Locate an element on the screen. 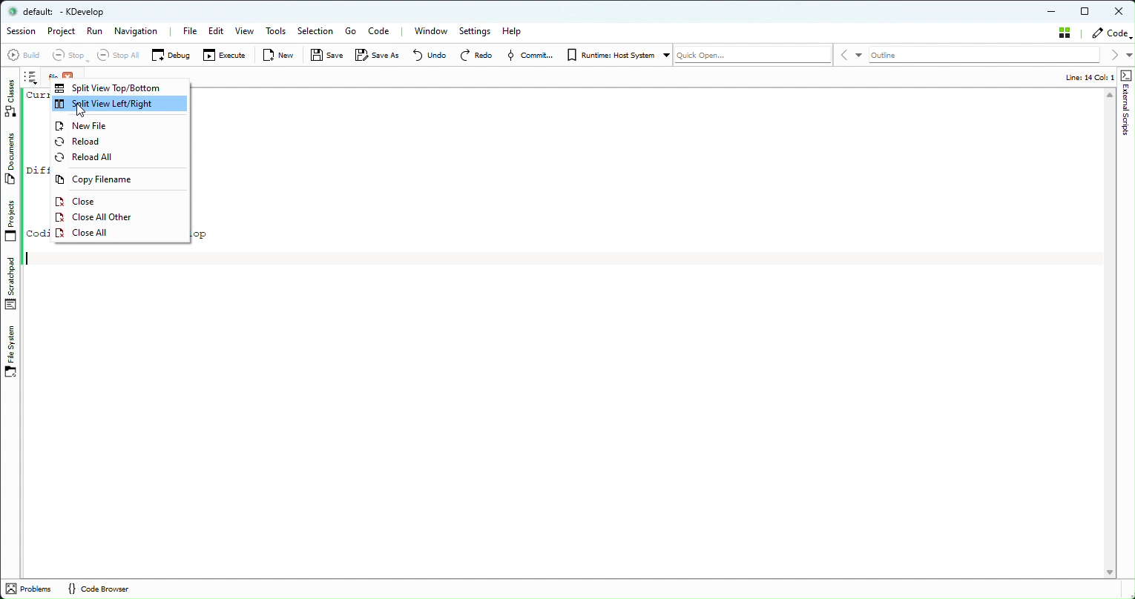 This screenshot has width=1135, height=599. Save is located at coordinates (328, 55).